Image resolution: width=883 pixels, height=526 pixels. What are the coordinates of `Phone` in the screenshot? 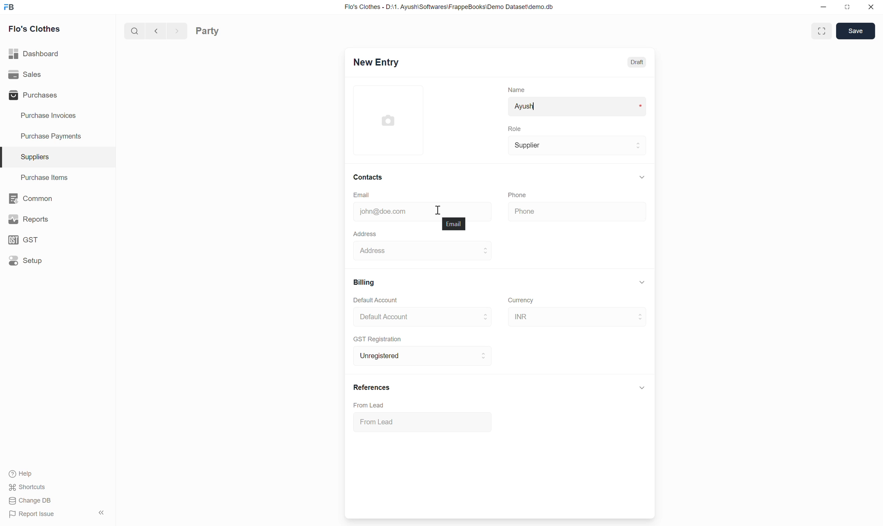 It's located at (577, 212).